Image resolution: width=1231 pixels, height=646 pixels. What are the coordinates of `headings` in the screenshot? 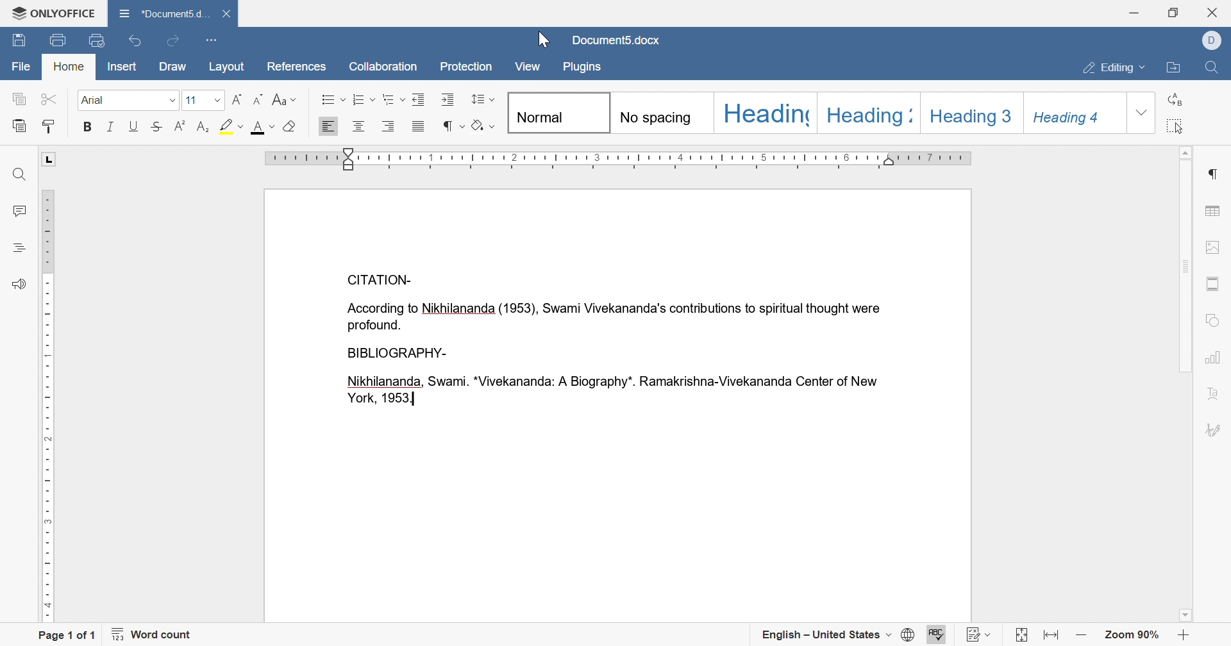 It's located at (20, 248).